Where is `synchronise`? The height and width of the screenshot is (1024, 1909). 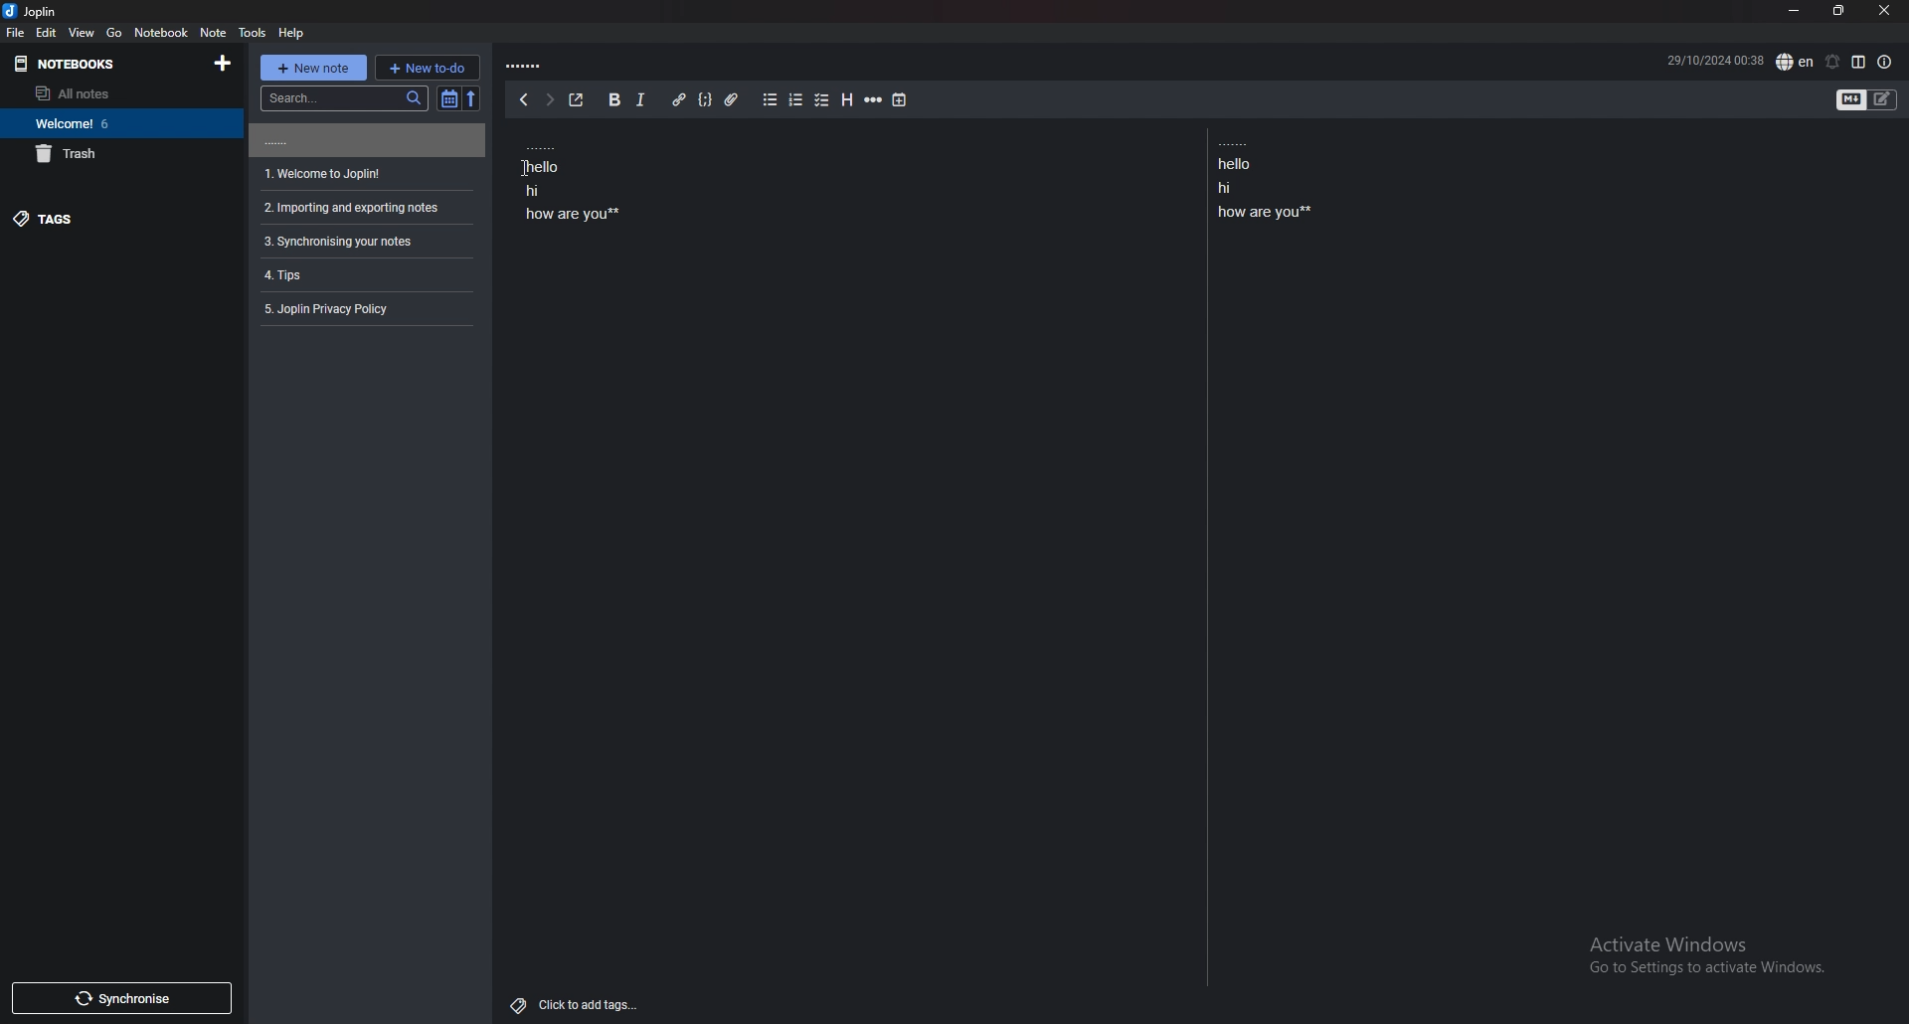 synchronise is located at coordinates (122, 998).